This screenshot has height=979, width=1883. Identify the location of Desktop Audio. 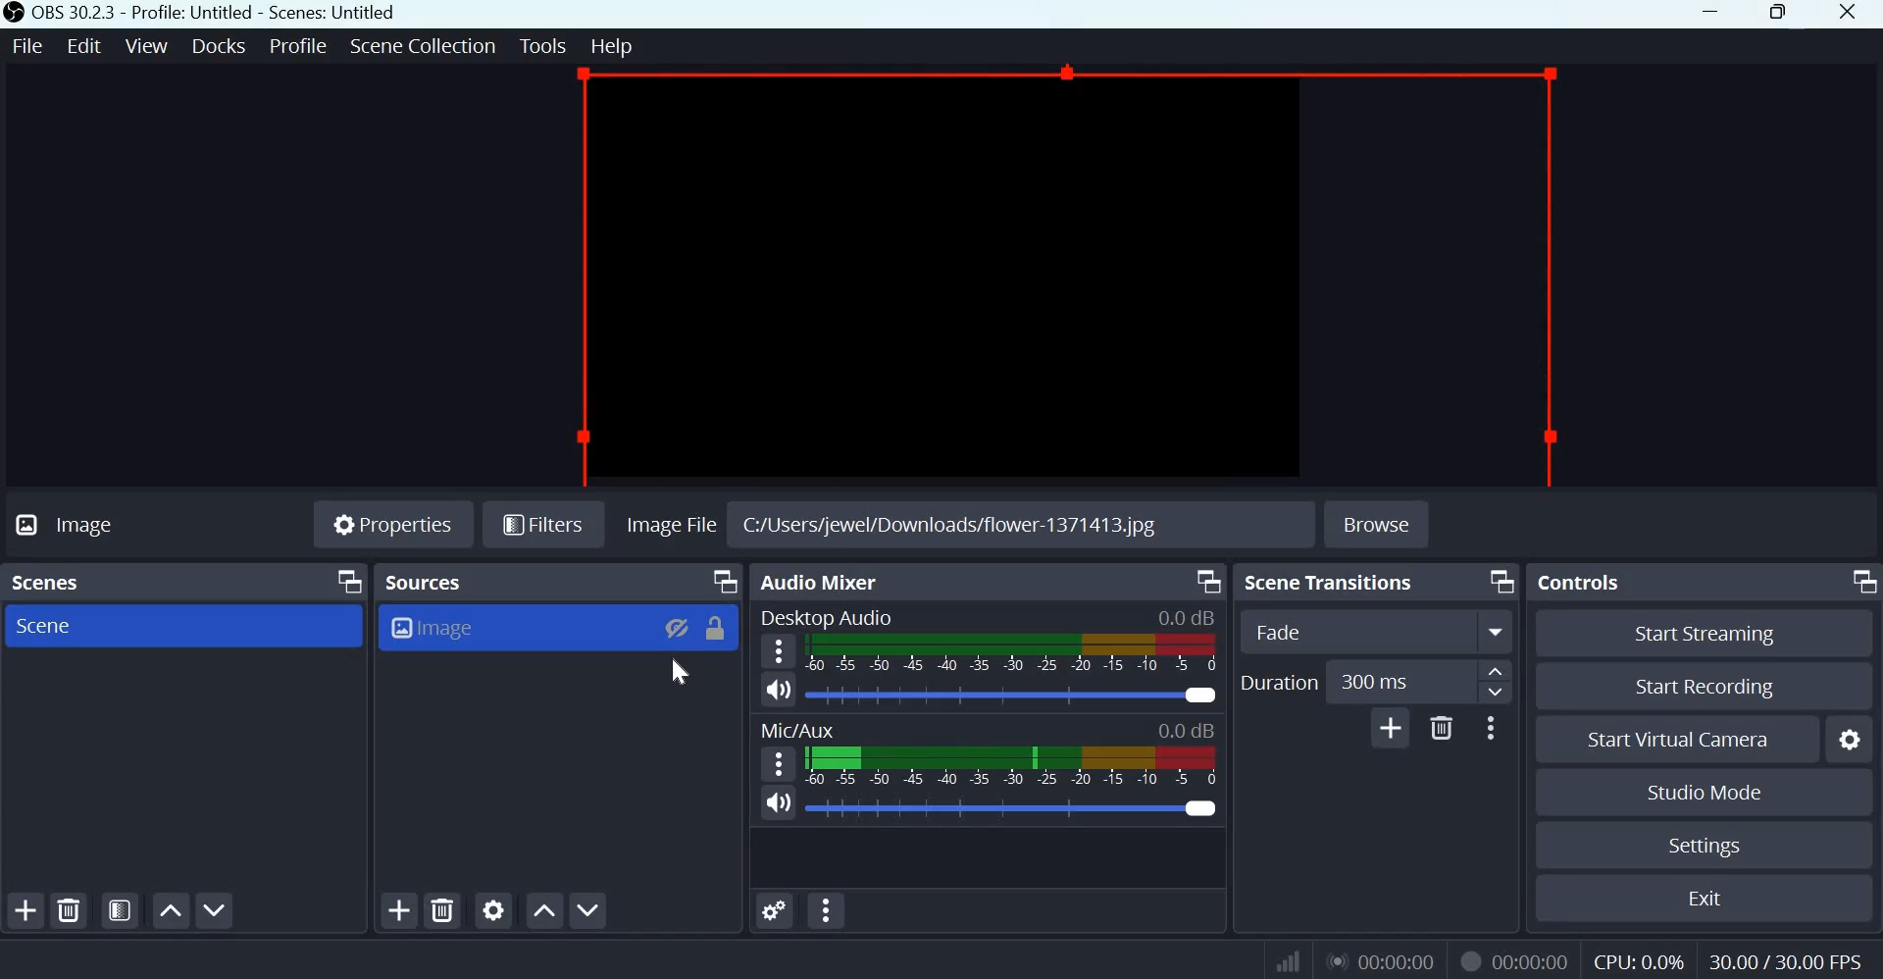
(828, 617).